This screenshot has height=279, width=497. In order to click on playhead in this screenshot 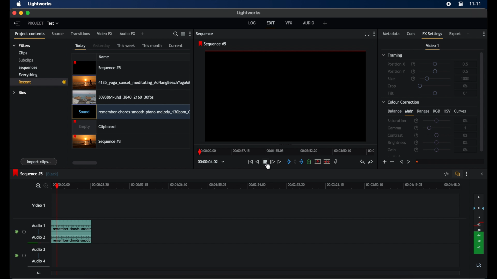, I will do `click(57, 227)`.